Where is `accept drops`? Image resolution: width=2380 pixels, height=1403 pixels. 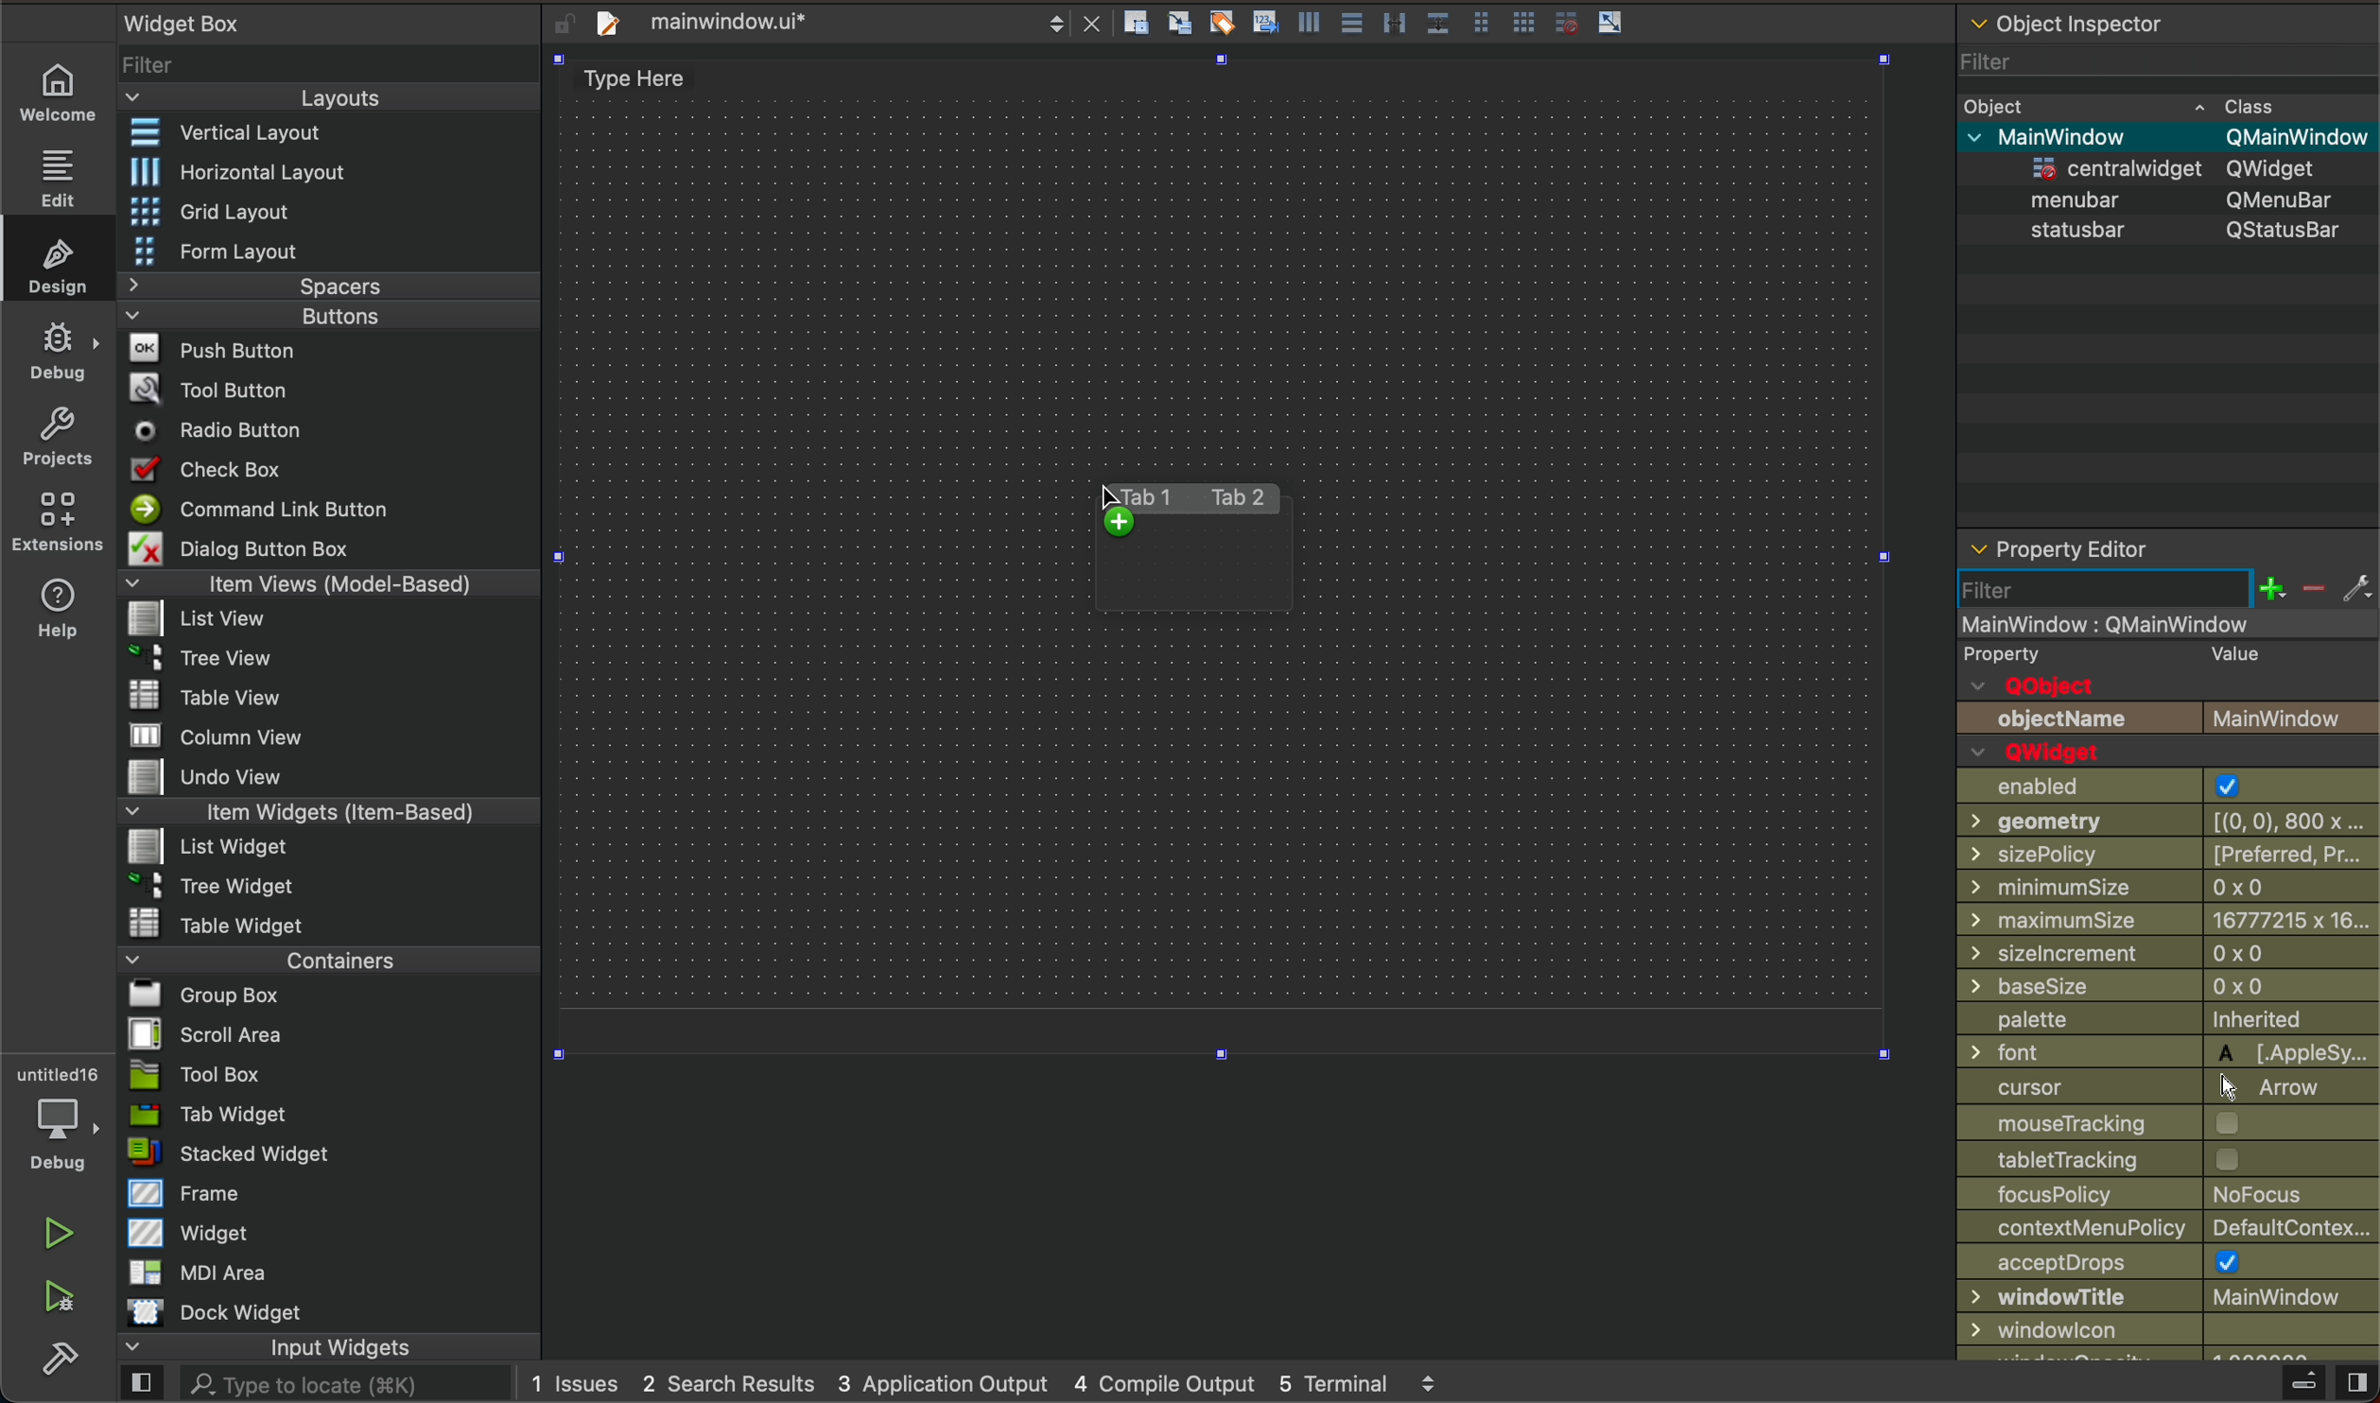 accept drops is located at coordinates (2169, 1263).